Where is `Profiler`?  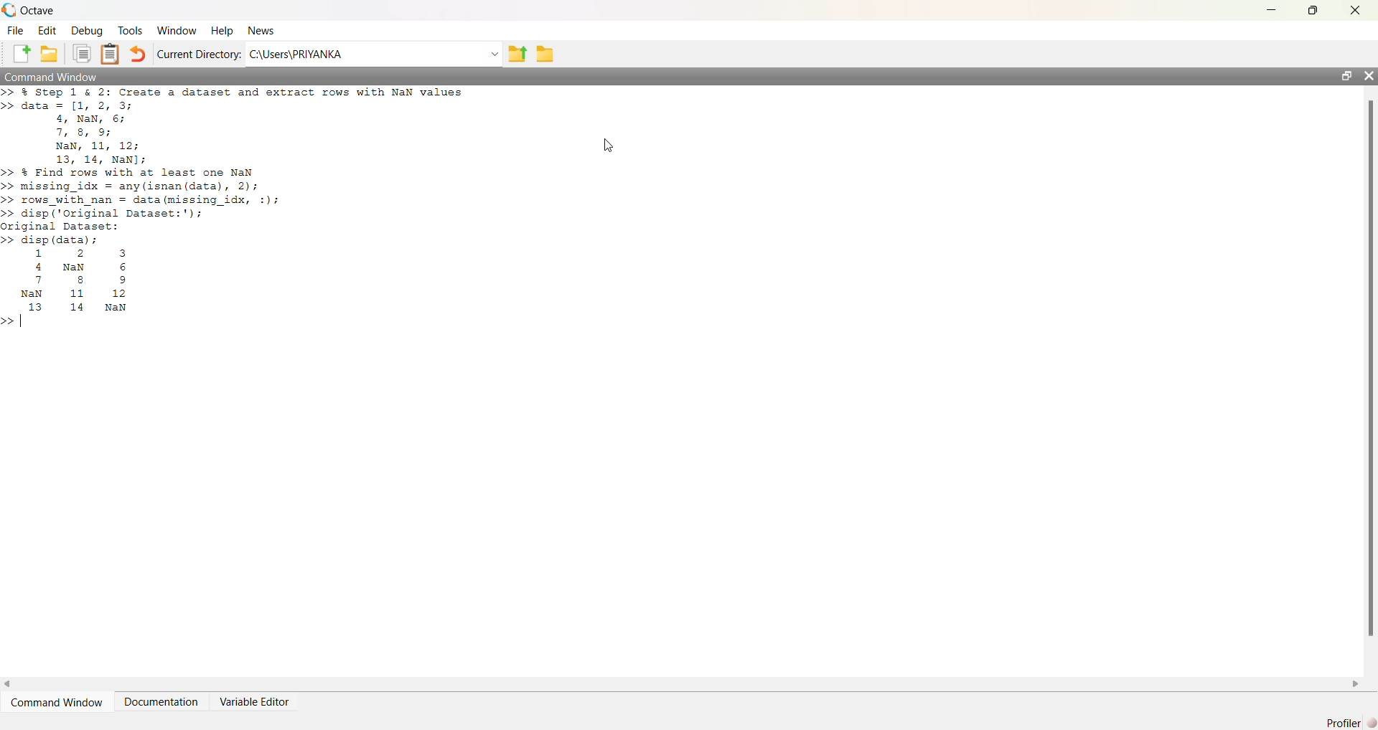
Profiler is located at coordinates (1351, 723).